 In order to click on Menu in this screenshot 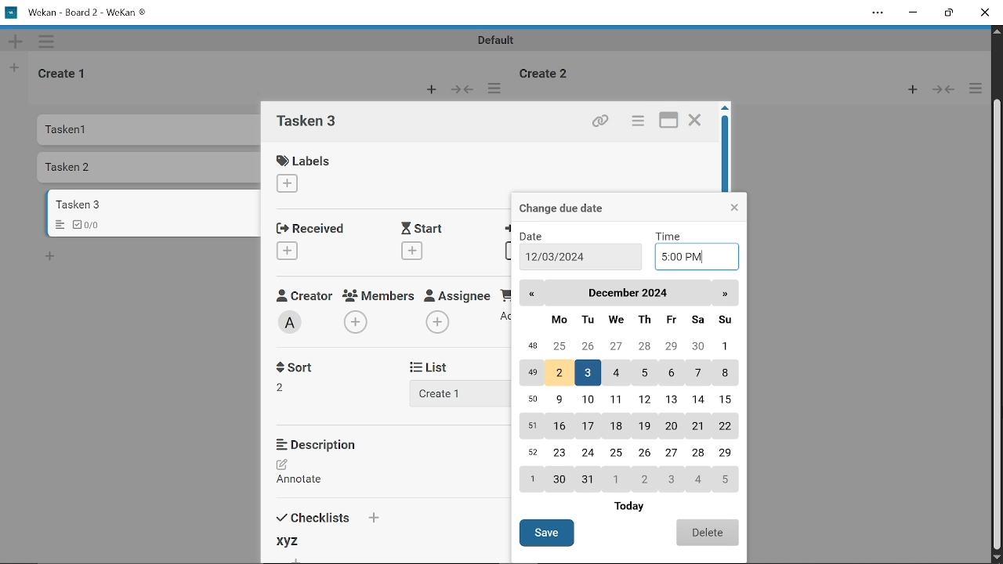, I will do `click(60, 226)`.